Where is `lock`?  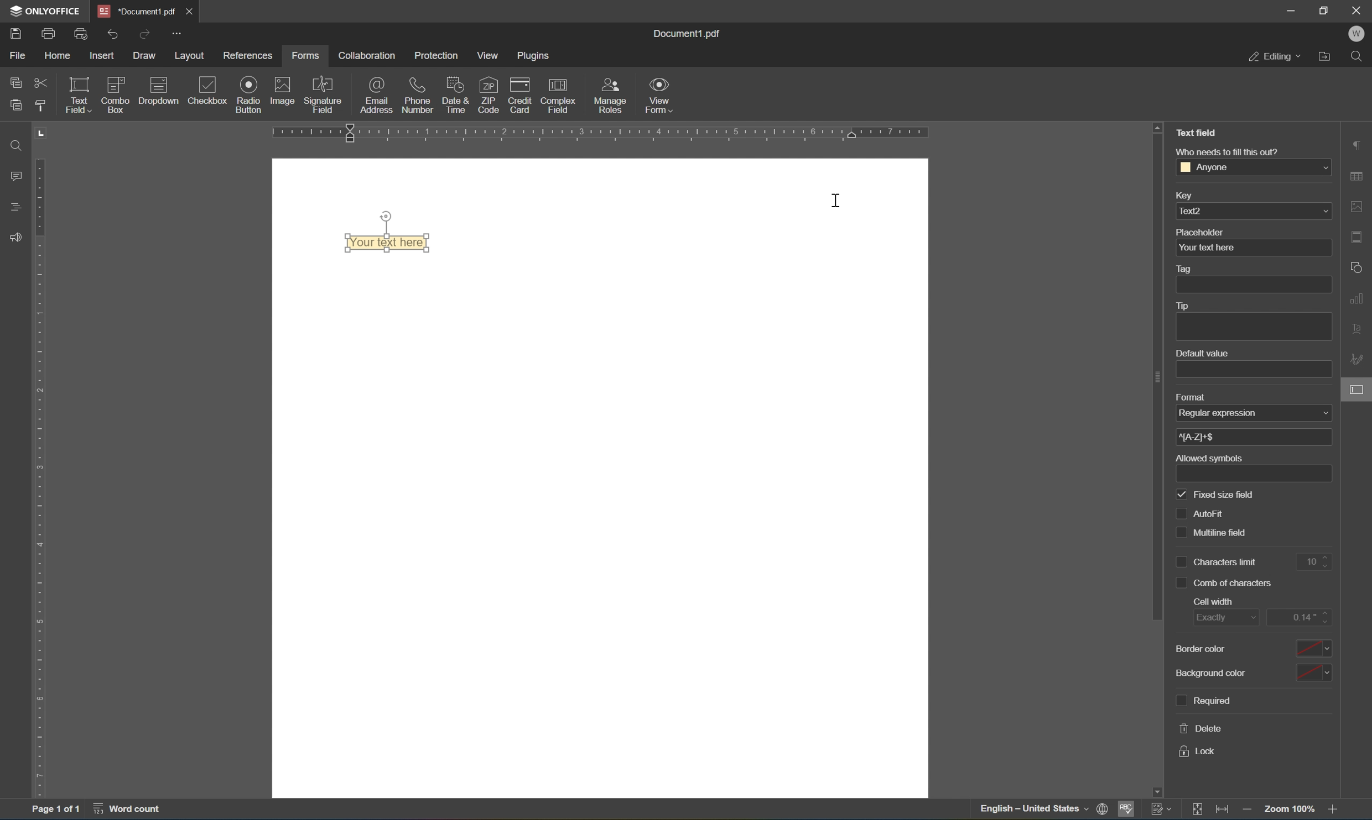 lock is located at coordinates (1199, 751).